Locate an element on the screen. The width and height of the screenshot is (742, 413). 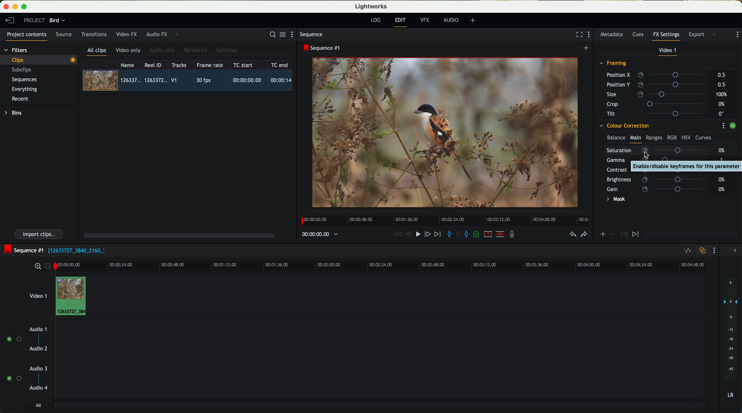
metadata is located at coordinates (613, 35).